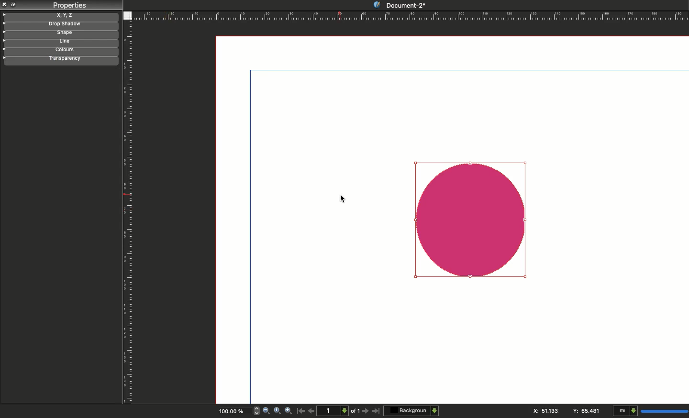 This screenshot has height=418, width=689. What do you see at coordinates (410, 15) in the screenshot?
I see `Ruler` at bounding box center [410, 15].